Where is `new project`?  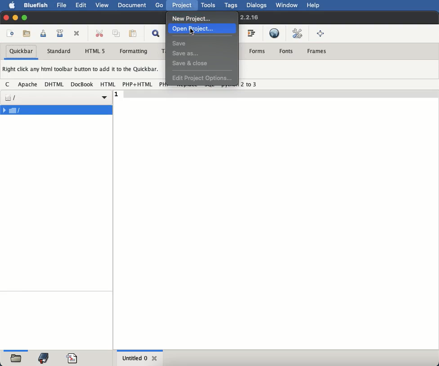
new project is located at coordinates (193, 18).